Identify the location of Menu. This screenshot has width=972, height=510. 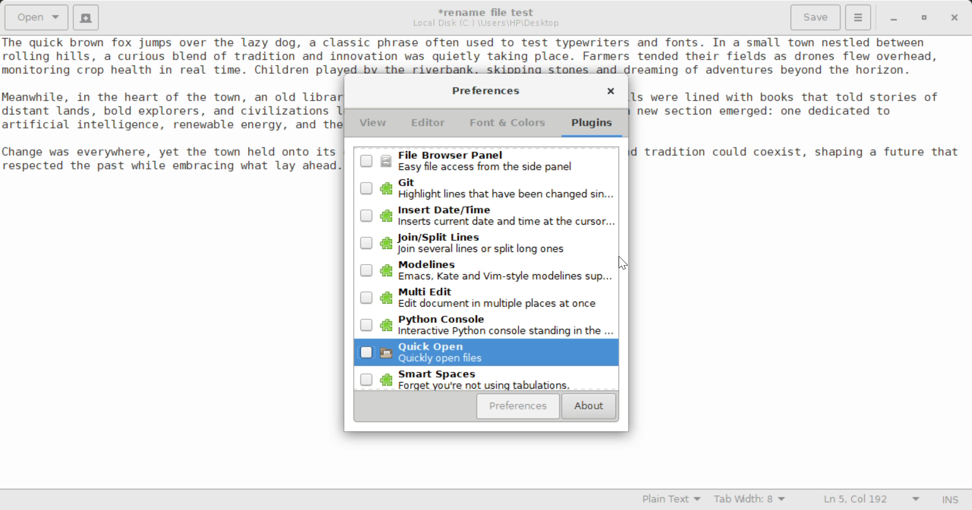
(858, 16).